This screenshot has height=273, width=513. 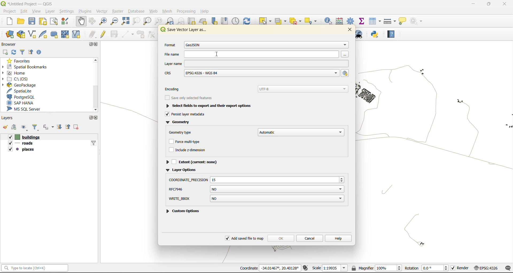 I want to click on new mesh, so click(x=66, y=34).